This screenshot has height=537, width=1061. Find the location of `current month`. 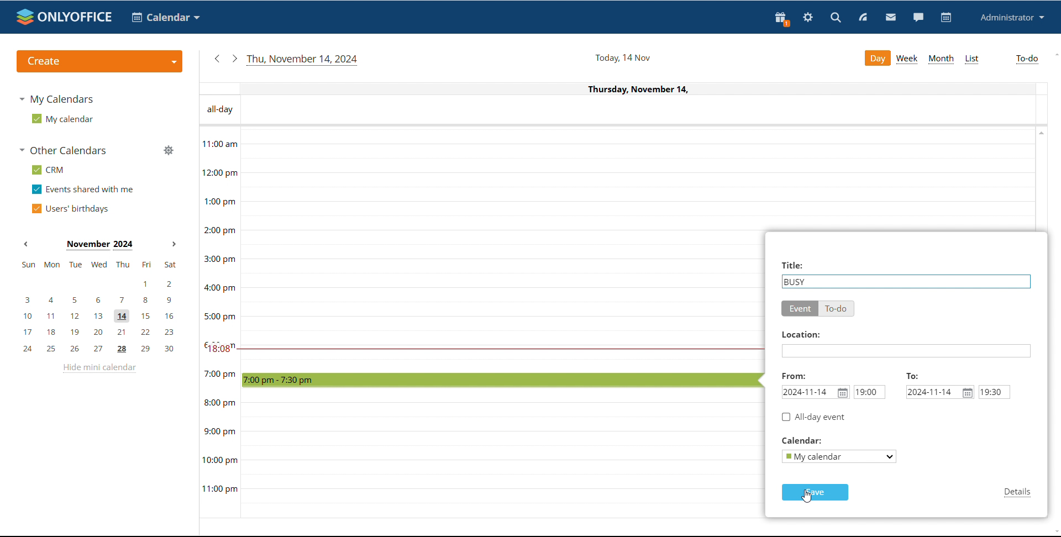

current month is located at coordinates (99, 245).